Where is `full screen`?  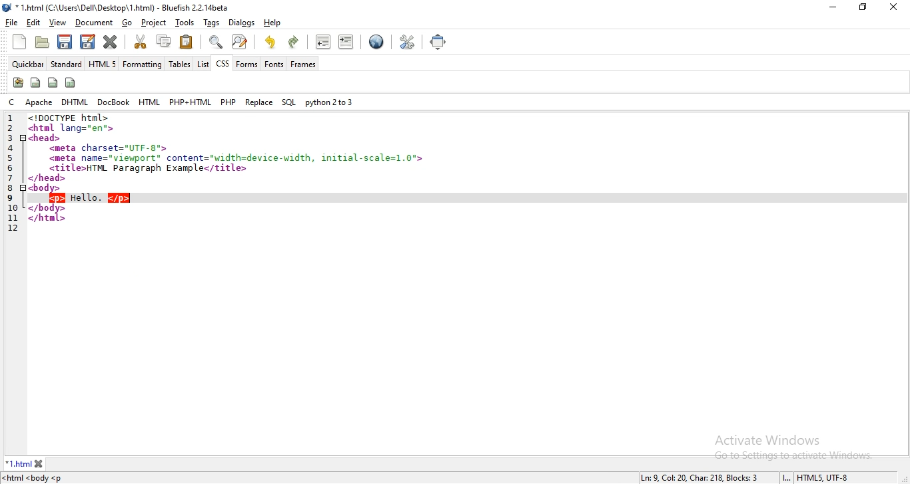 full screen is located at coordinates (439, 41).